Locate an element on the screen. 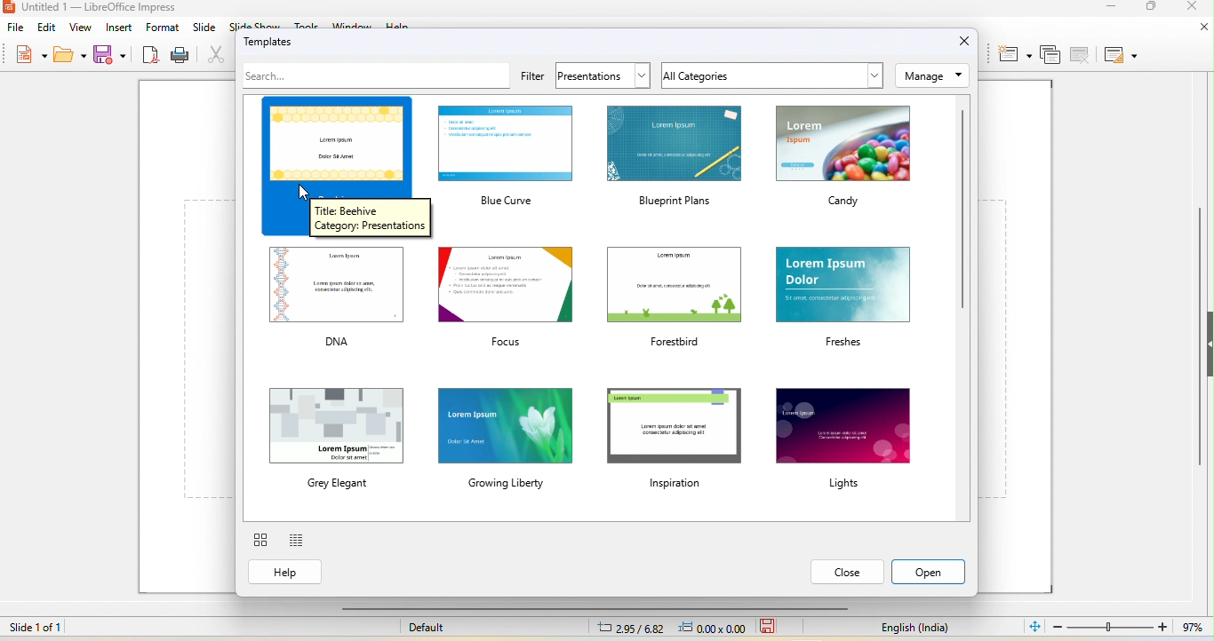 Image resolution: width=1214 pixels, height=641 pixels. slideshow is located at coordinates (254, 25).